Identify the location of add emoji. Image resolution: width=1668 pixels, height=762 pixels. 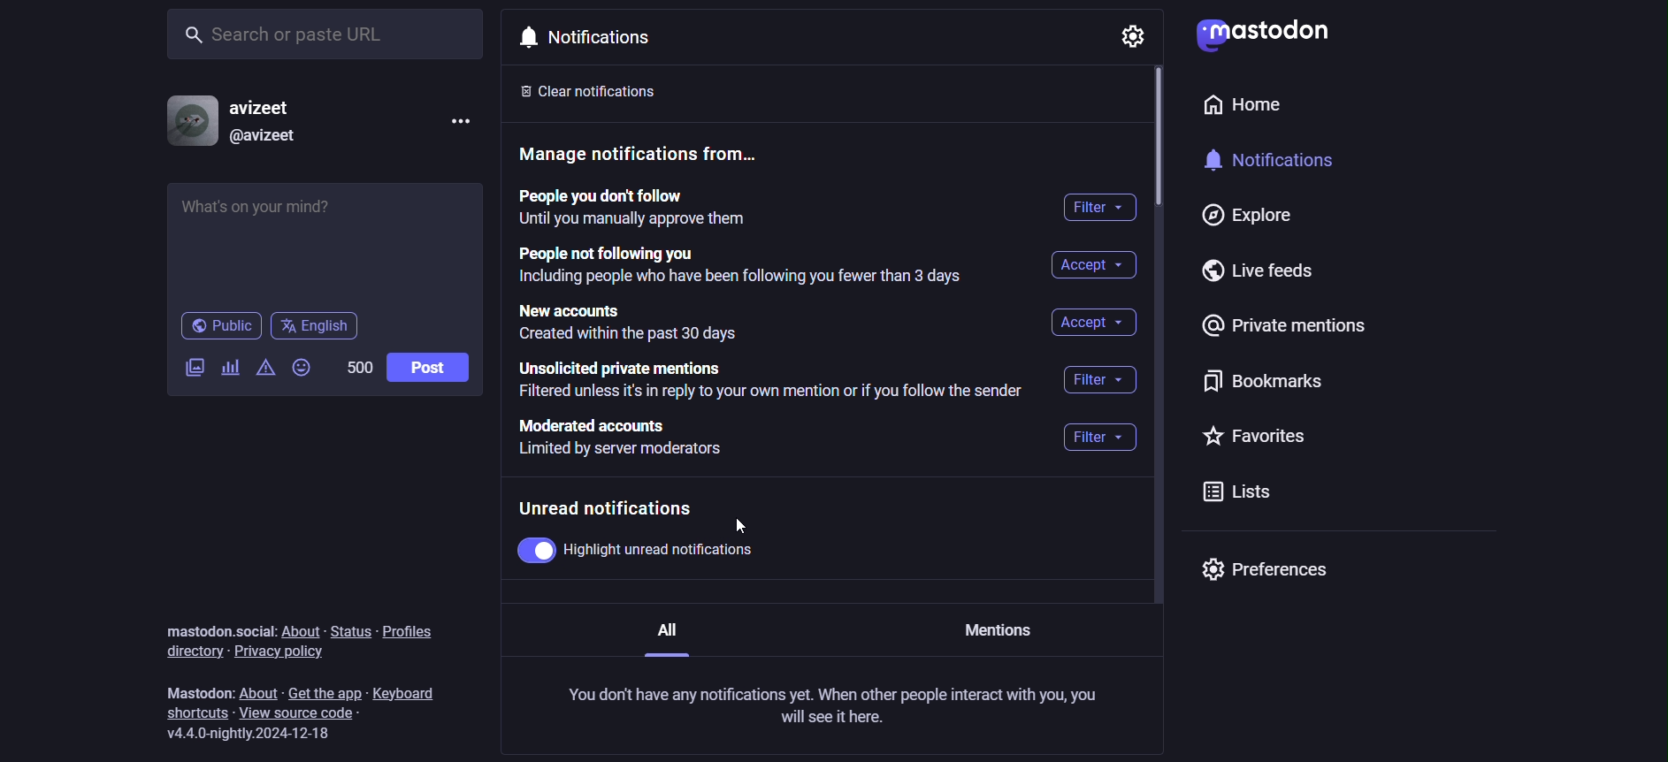
(303, 366).